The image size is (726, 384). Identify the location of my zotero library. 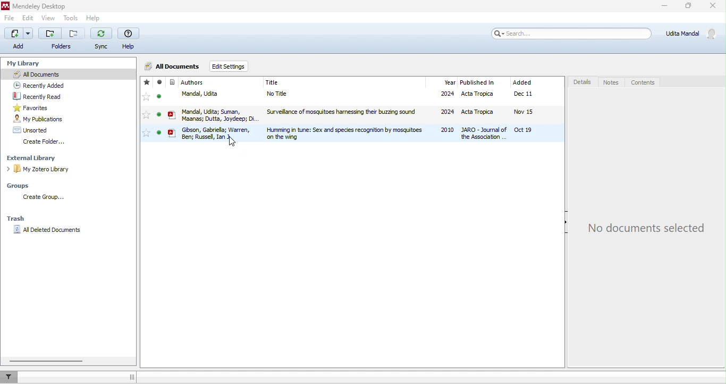
(39, 169).